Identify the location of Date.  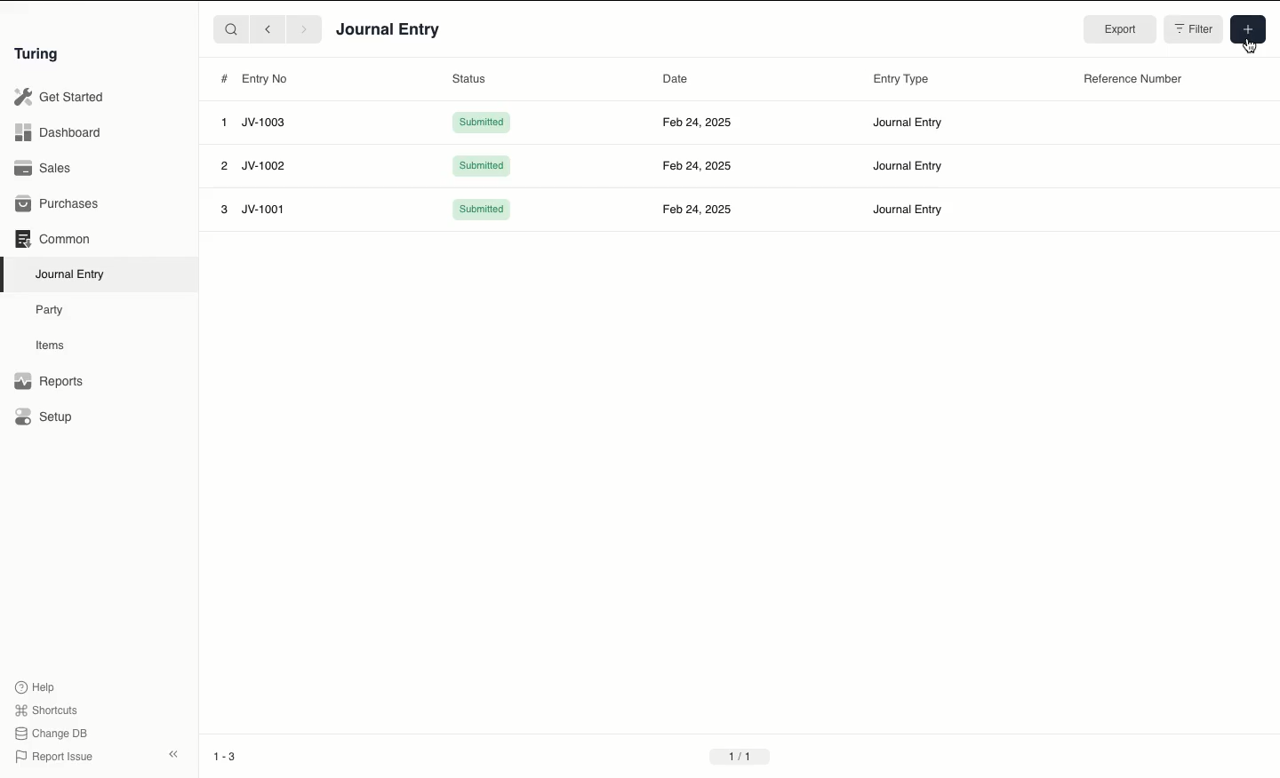
(676, 81).